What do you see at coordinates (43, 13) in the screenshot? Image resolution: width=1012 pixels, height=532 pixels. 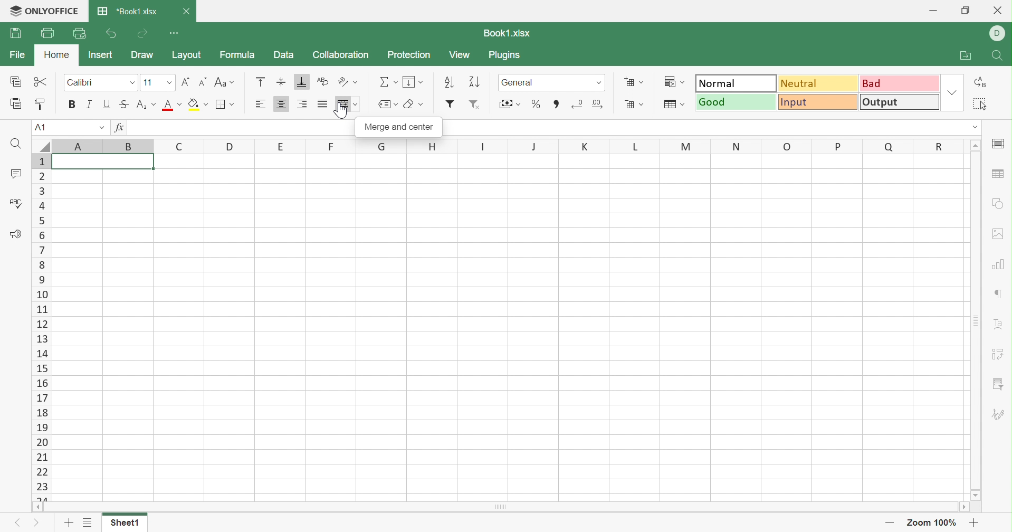 I see `ONLYOFFICE` at bounding box center [43, 13].